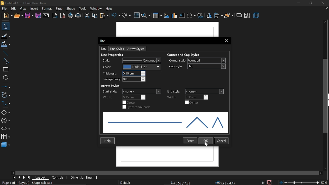 This screenshot has height=185, width=329. Describe the element at coordinates (137, 107) in the screenshot. I see `synchronize` at that location.